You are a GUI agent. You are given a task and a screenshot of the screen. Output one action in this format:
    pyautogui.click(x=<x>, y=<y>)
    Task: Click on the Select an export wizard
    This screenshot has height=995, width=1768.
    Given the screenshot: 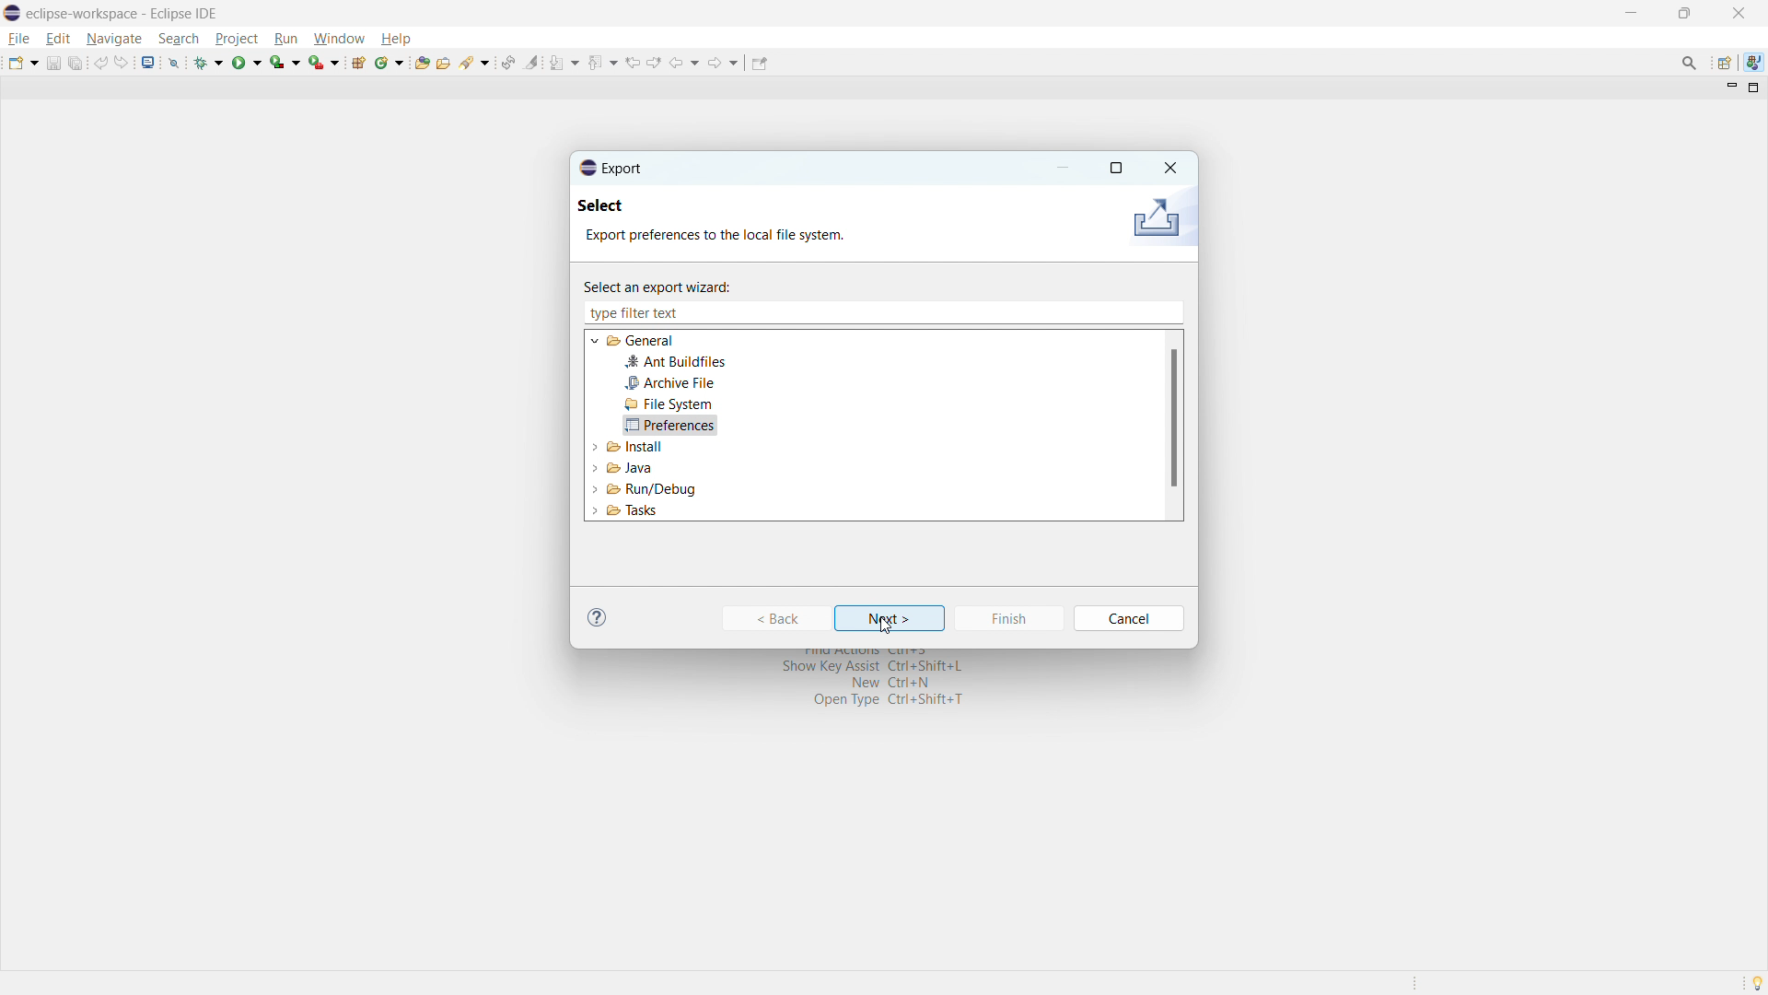 What is the action you would take?
    pyautogui.click(x=670, y=285)
    